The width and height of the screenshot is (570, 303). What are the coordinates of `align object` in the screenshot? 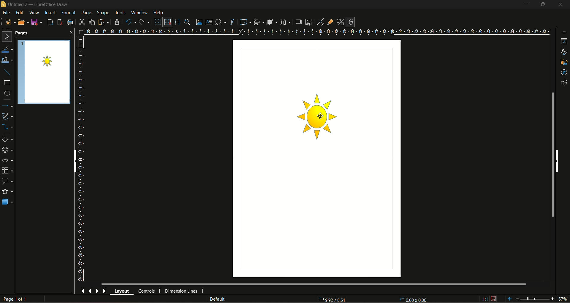 It's located at (259, 22).